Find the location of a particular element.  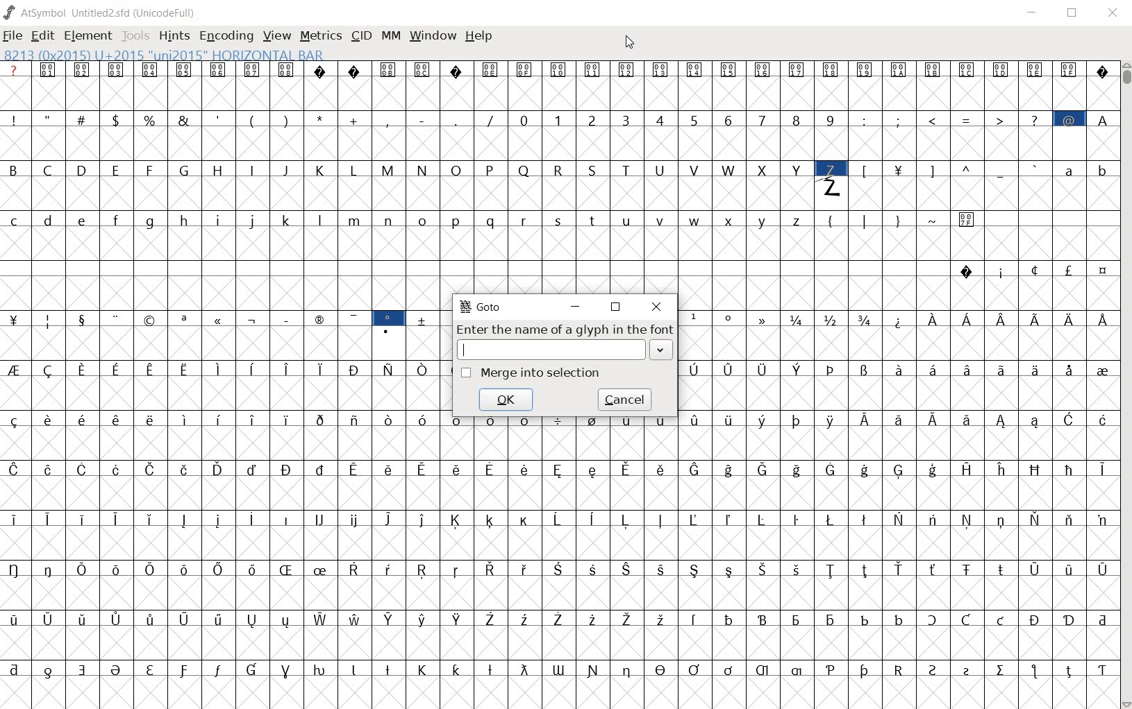

CLOSE is located at coordinates (656, 307).